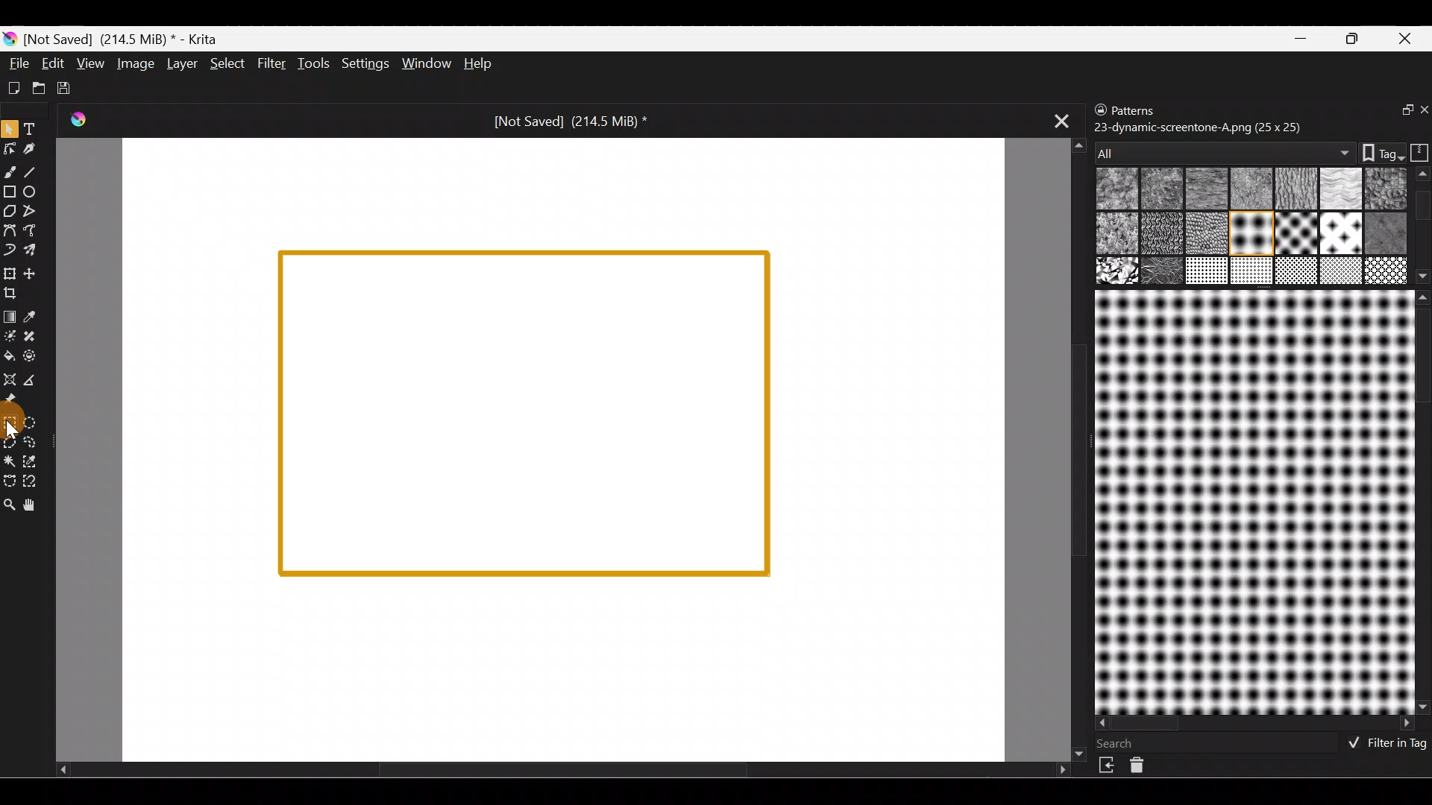 The image size is (1432, 805). Describe the element at coordinates (37, 356) in the screenshot. I see `Enclose & fill tool` at that location.